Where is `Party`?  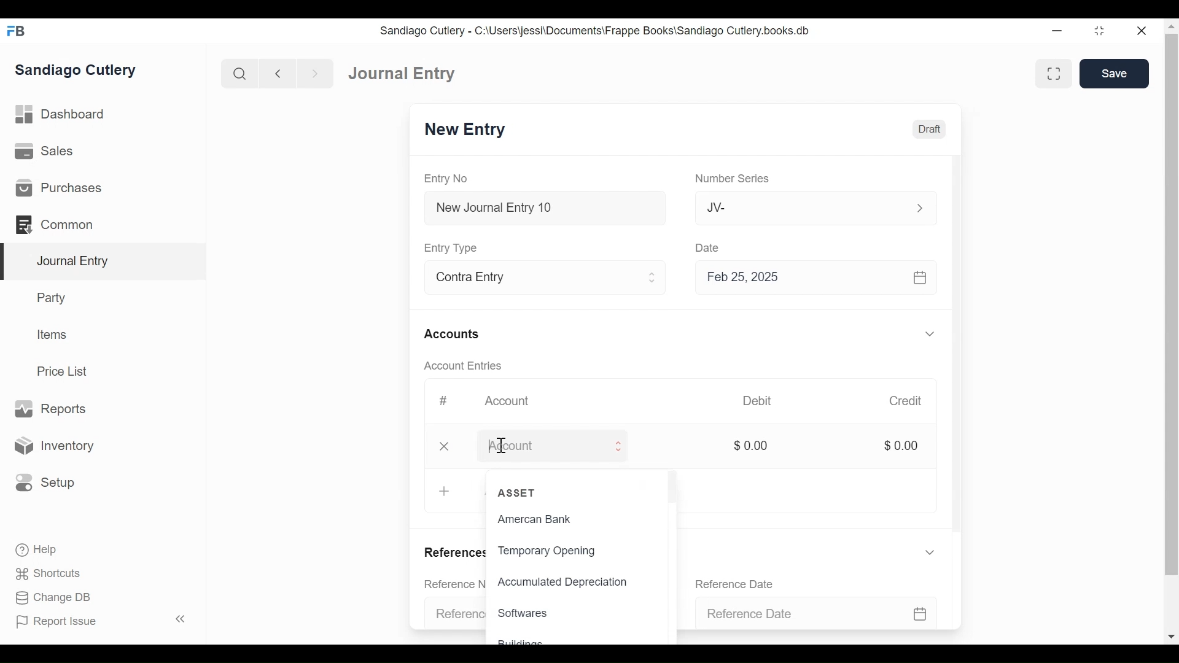 Party is located at coordinates (50, 298).